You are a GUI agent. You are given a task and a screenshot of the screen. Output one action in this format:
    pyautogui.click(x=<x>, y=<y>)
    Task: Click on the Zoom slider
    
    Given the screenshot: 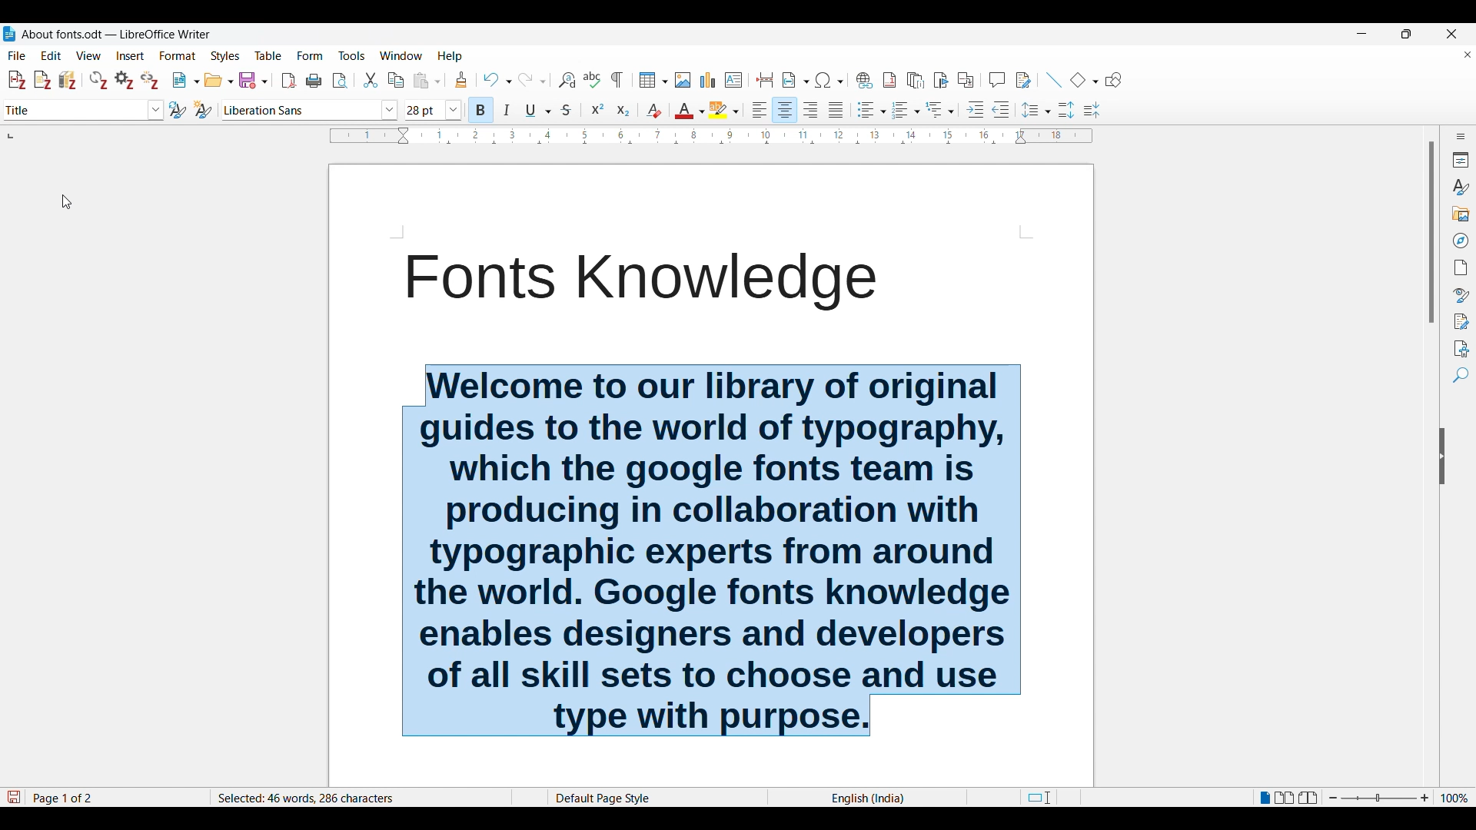 What is the action you would take?
    pyautogui.click(x=1379, y=795)
    